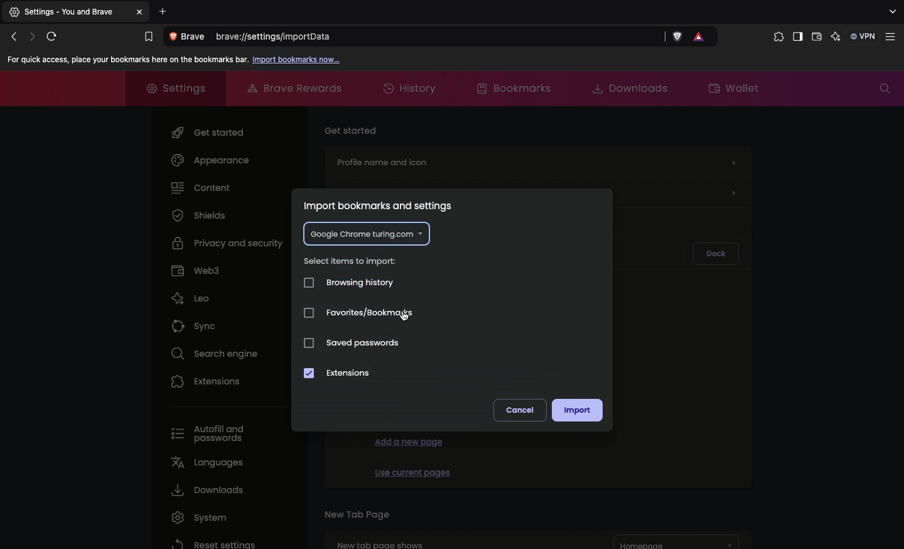  Describe the element at coordinates (190, 37) in the screenshot. I see `View site information` at that location.